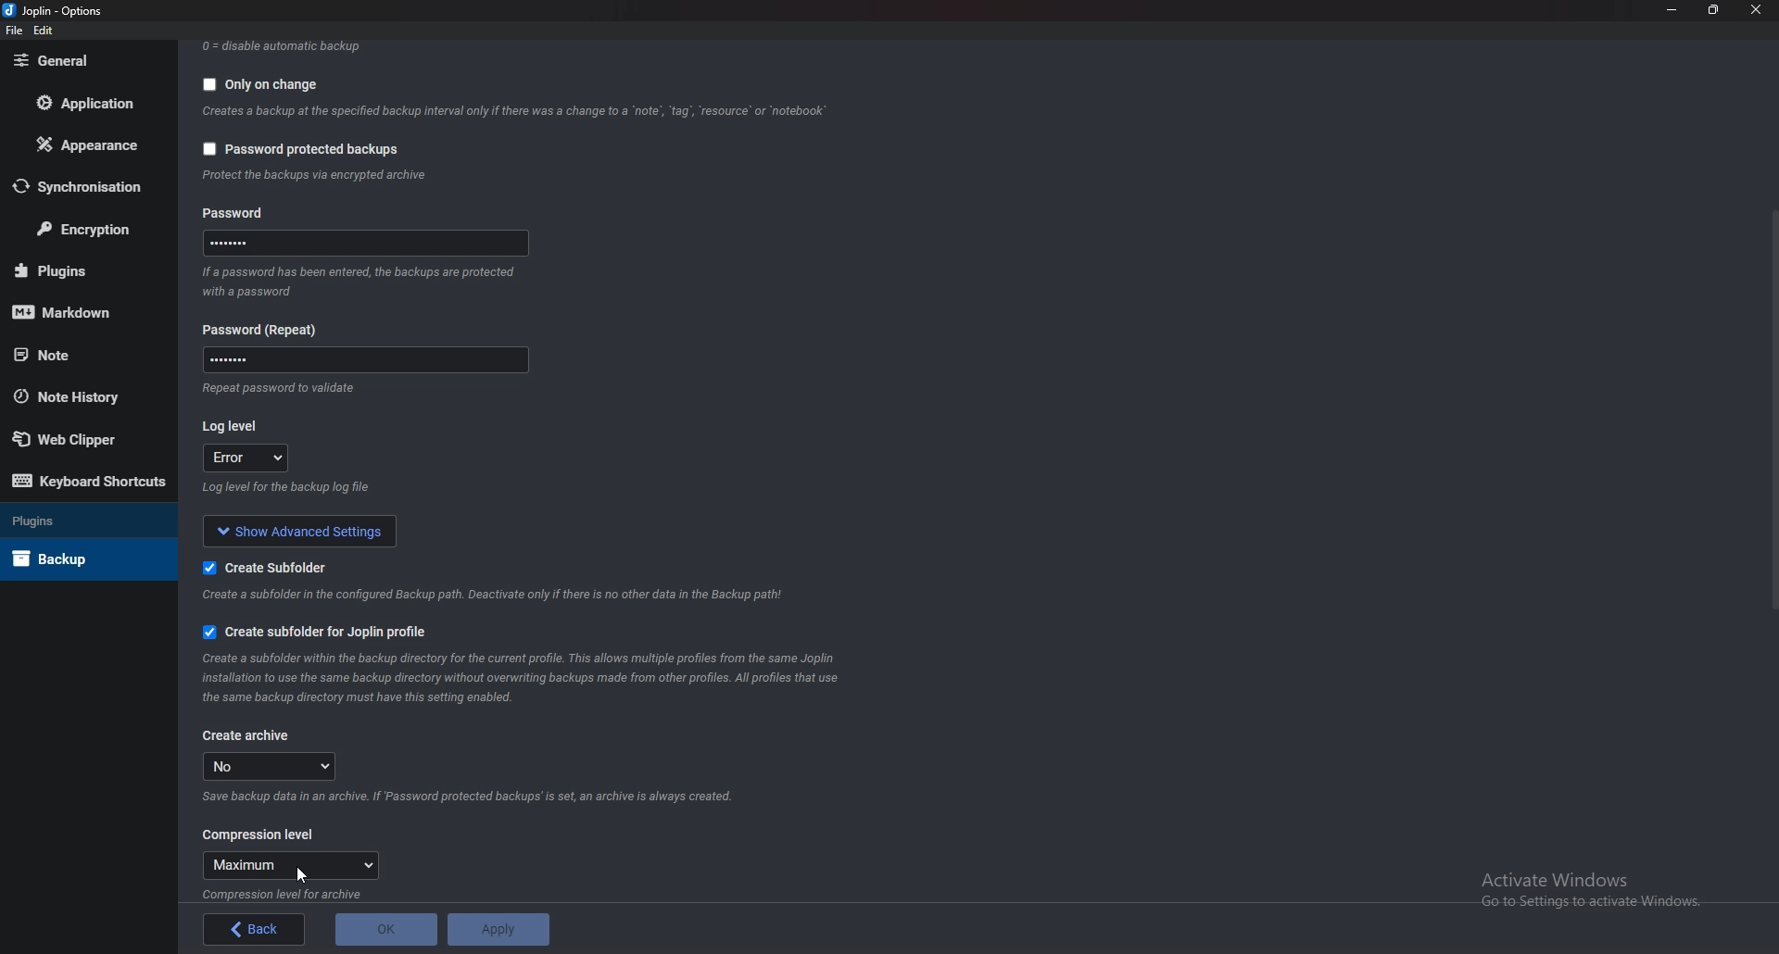 The height and width of the screenshot is (954, 1779). Describe the element at coordinates (86, 61) in the screenshot. I see `General` at that location.